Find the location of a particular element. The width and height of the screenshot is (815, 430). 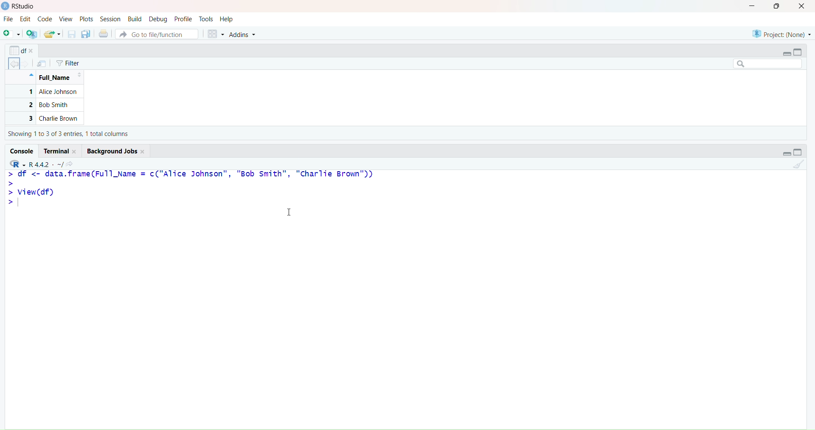

Show in new window is located at coordinates (42, 64).